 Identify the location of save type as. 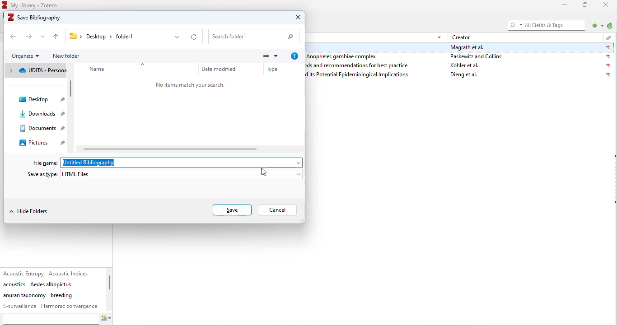
(43, 175).